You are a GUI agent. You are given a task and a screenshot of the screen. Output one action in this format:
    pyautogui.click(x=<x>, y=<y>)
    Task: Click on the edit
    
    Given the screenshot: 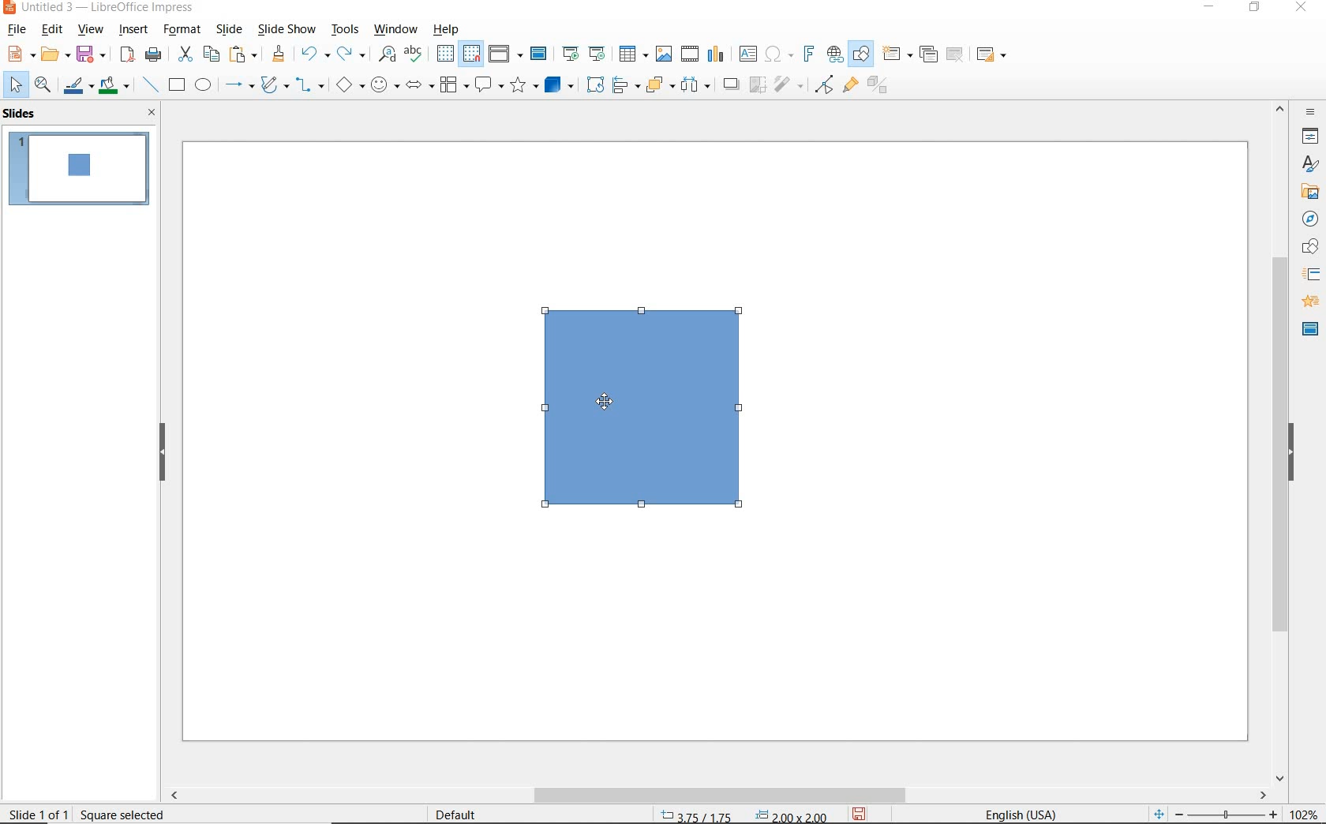 What is the action you would take?
    pyautogui.click(x=52, y=30)
    